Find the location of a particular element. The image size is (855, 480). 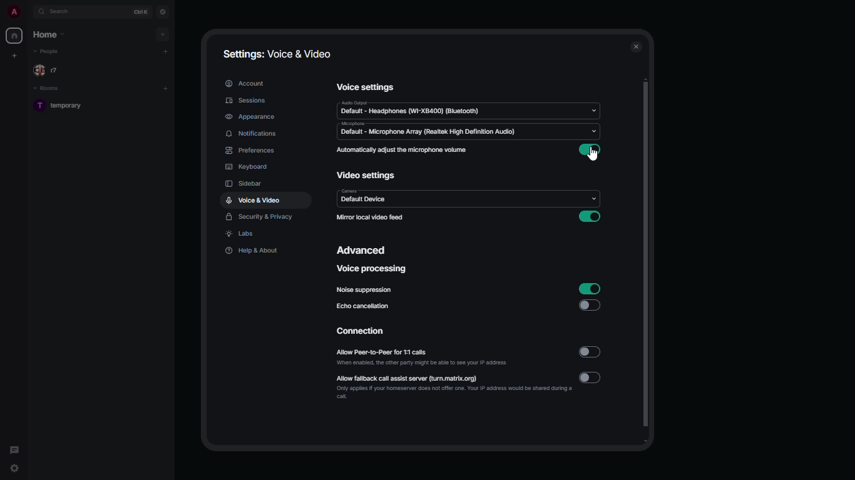

home is located at coordinates (15, 35).